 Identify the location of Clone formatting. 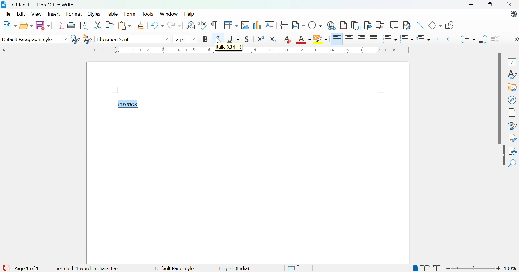
(142, 25).